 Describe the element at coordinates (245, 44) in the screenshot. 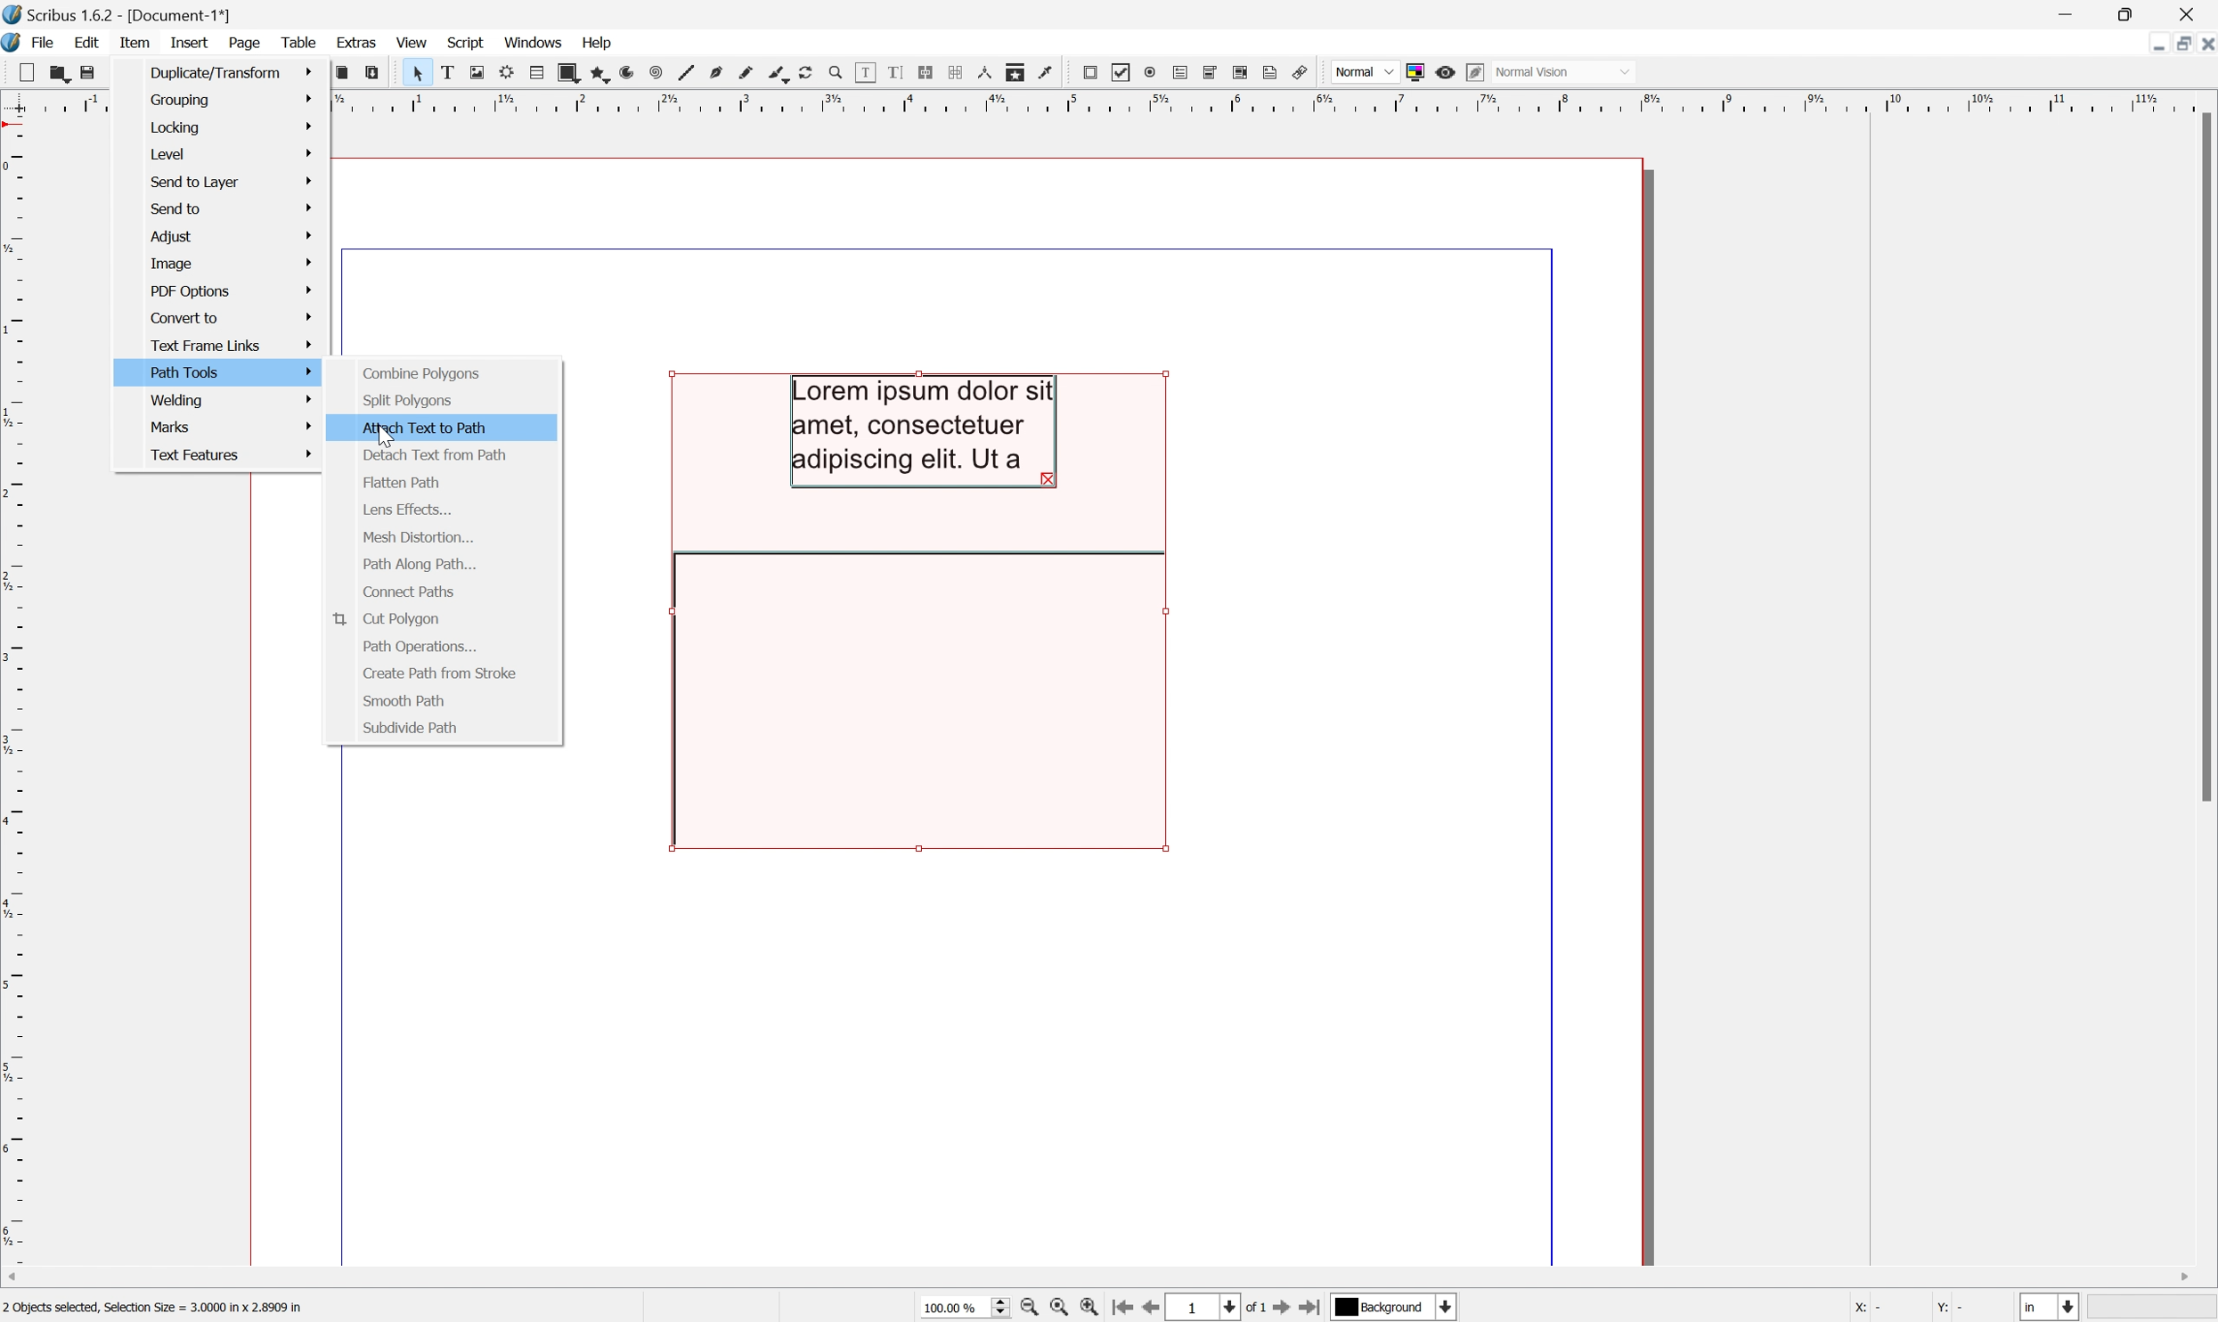

I see `Page` at that location.